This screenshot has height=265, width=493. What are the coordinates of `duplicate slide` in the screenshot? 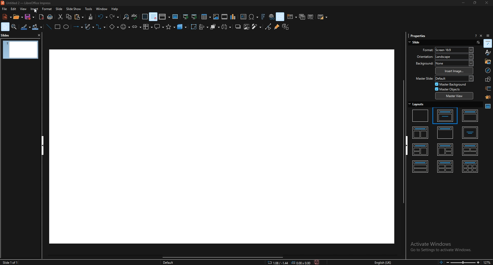 It's located at (302, 17).